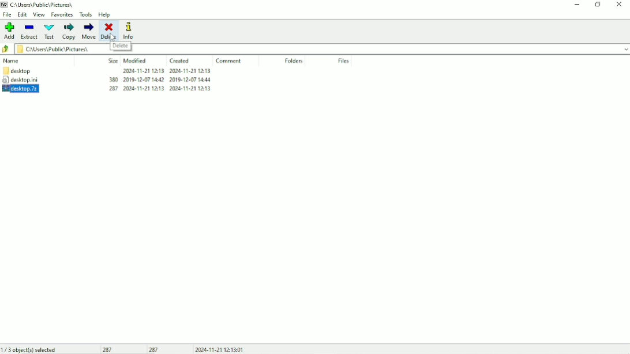 This screenshot has width=630, height=354. What do you see at coordinates (154, 349) in the screenshot?
I see `287` at bounding box center [154, 349].